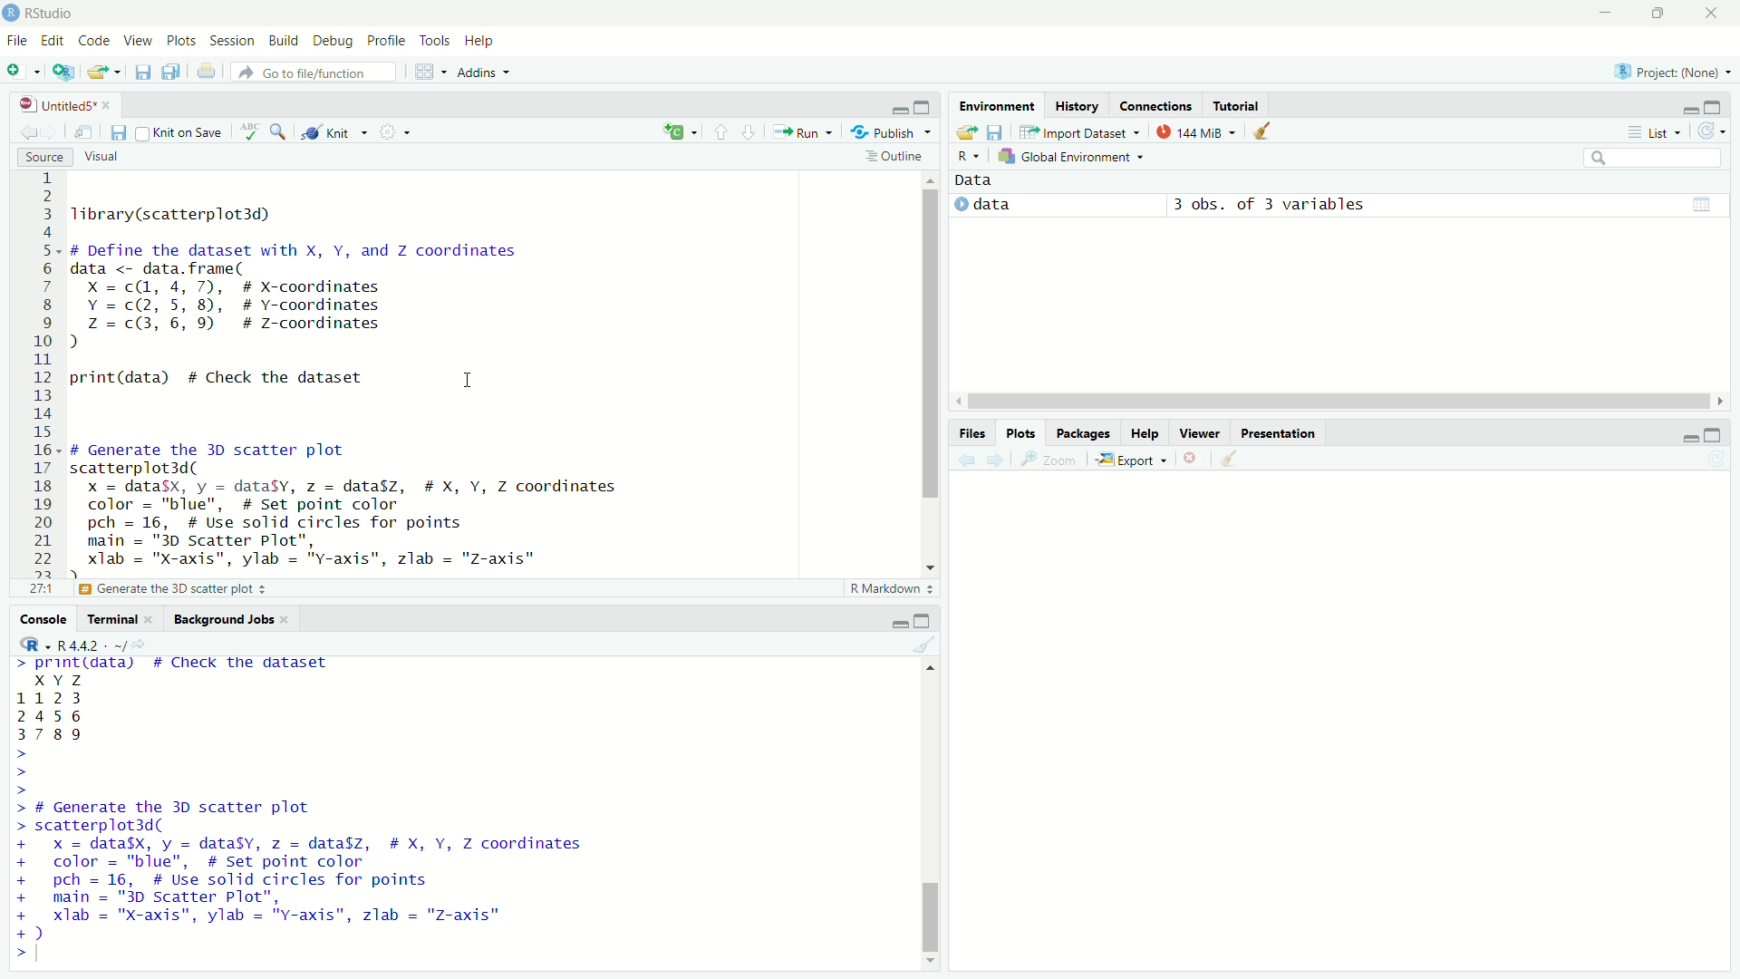 The height and width of the screenshot is (979, 1740). I want to click on maximize, so click(1716, 433).